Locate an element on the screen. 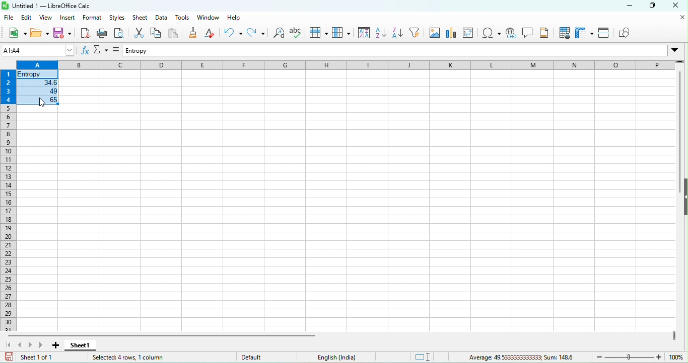 The image size is (688, 363). hyperlink is located at coordinates (512, 34).